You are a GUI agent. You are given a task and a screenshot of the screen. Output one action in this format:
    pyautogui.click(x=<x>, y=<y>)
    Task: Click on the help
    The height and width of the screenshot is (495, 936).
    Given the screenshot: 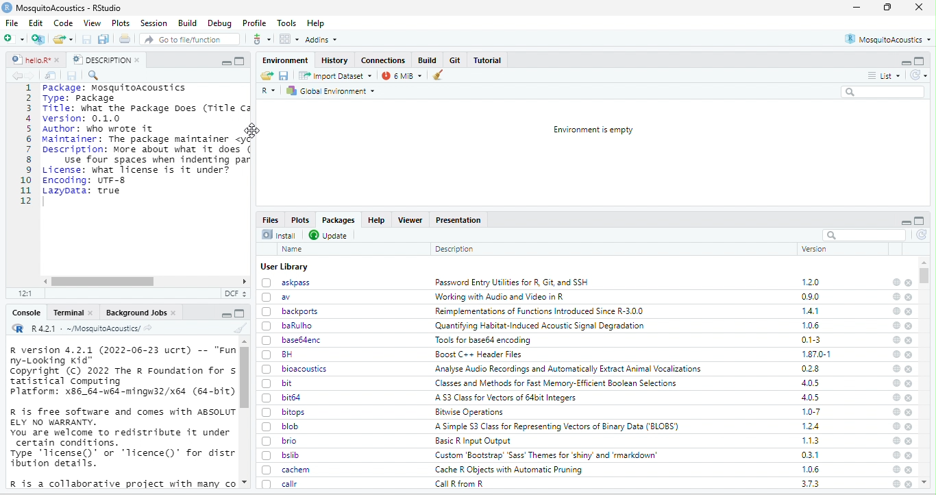 What is the action you would take?
    pyautogui.click(x=896, y=412)
    